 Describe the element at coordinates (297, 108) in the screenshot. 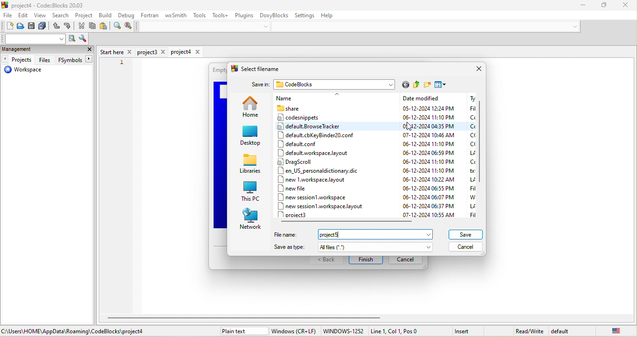

I see `share` at that location.